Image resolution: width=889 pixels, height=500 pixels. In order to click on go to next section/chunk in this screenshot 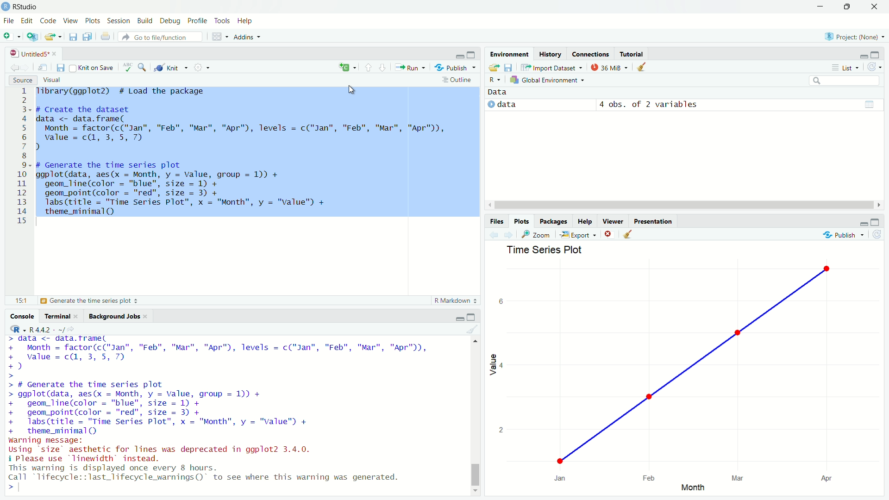, I will do `click(383, 68)`.